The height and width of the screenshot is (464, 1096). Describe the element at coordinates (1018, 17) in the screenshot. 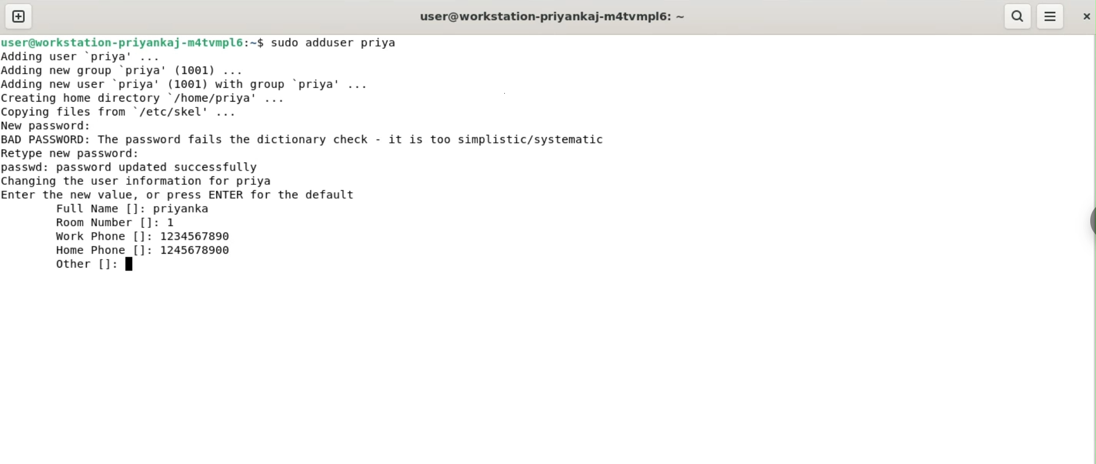

I see `search` at that location.